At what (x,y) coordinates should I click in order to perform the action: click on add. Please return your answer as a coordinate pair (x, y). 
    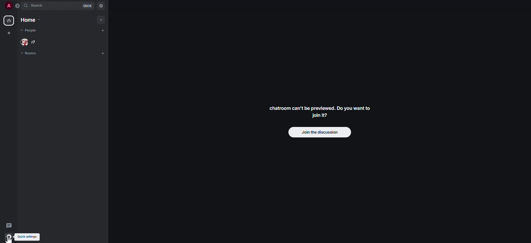
    Looking at the image, I should click on (103, 53).